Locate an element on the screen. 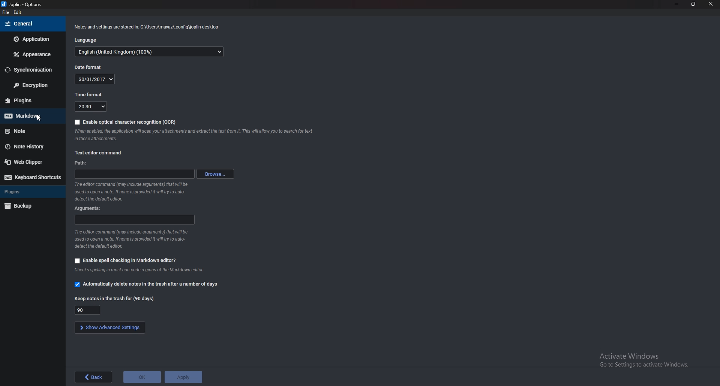  Plugins is located at coordinates (32, 192).